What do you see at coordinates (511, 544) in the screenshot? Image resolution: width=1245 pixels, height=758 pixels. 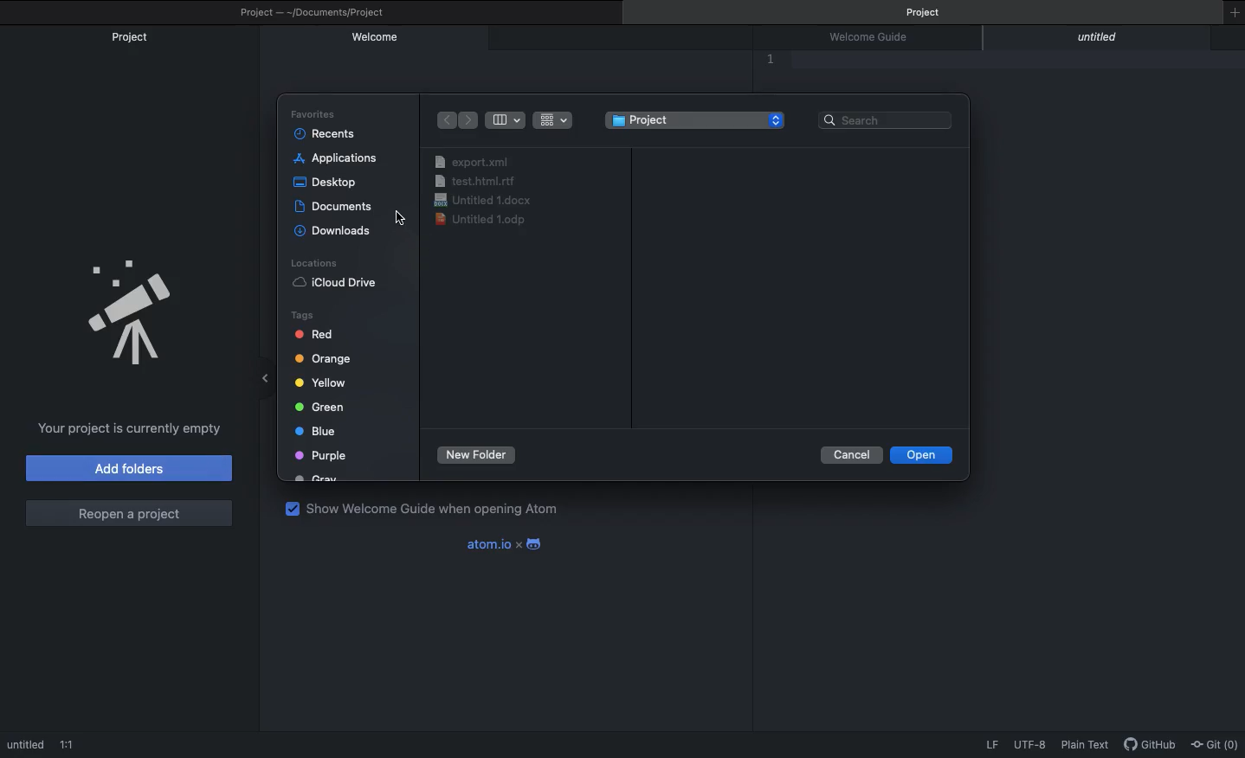 I see `Atom x android ` at bounding box center [511, 544].